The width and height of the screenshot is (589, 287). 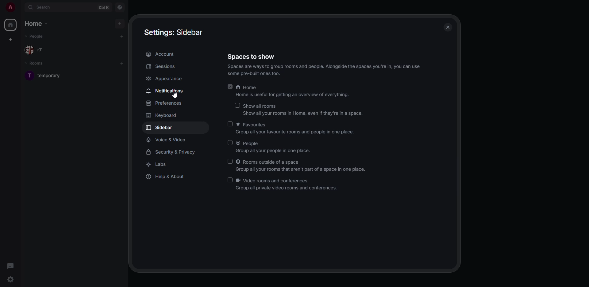 I want to click on home, so click(x=37, y=23).